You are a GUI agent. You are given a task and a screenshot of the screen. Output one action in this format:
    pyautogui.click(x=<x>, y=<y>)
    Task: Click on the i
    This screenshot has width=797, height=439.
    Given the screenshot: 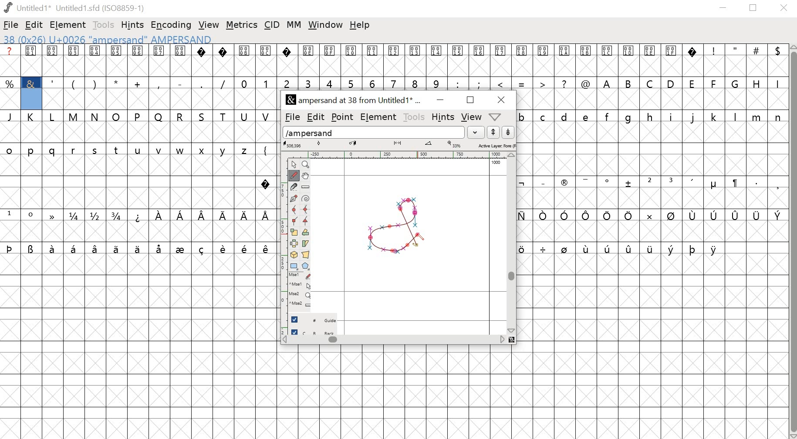 What is the action you would take?
    pyautogui.click(x=671, y=116)
    